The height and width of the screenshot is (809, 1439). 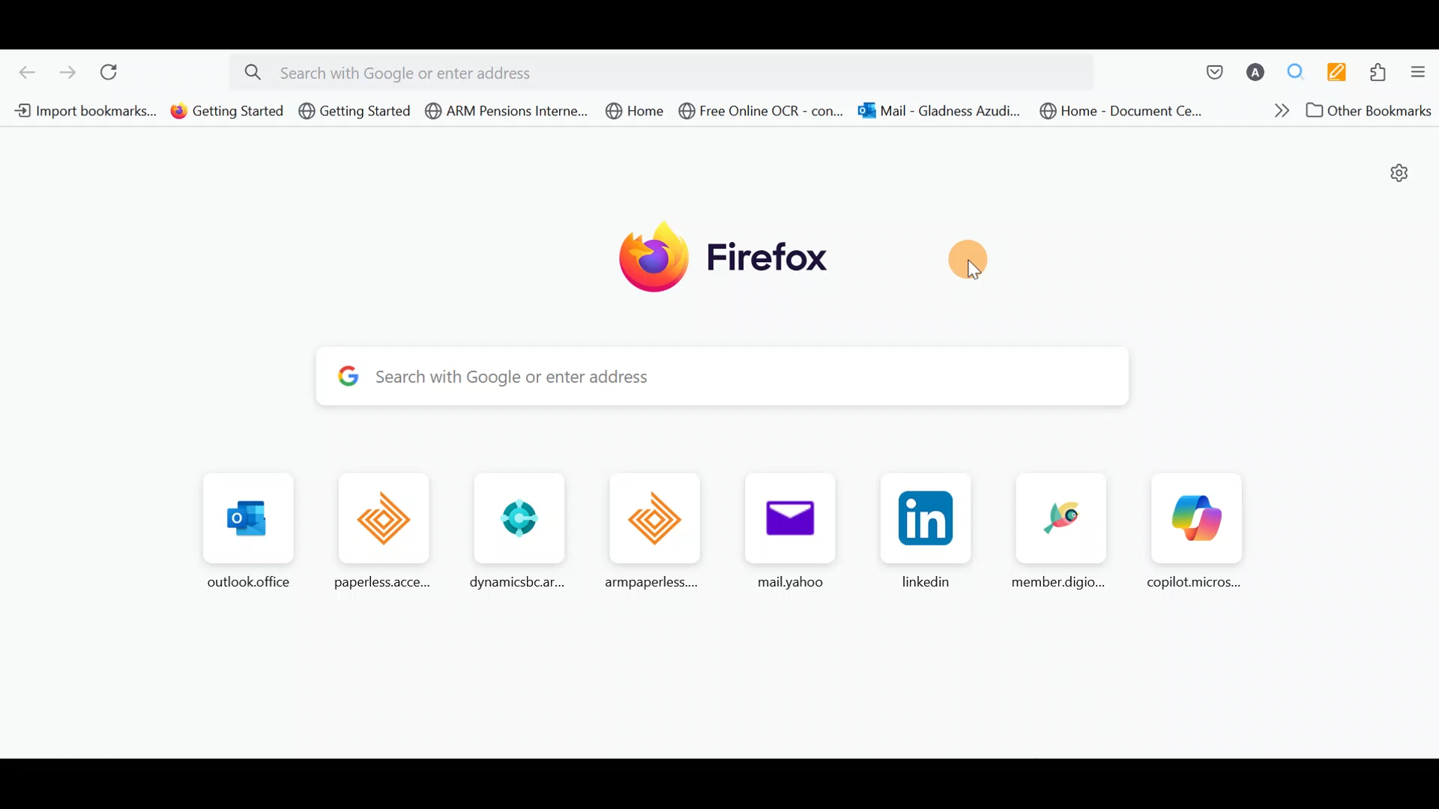 What do you see at coordinates (672, 70) in the screenshot?
I see `Search bar` at bounding box center [672, 70].